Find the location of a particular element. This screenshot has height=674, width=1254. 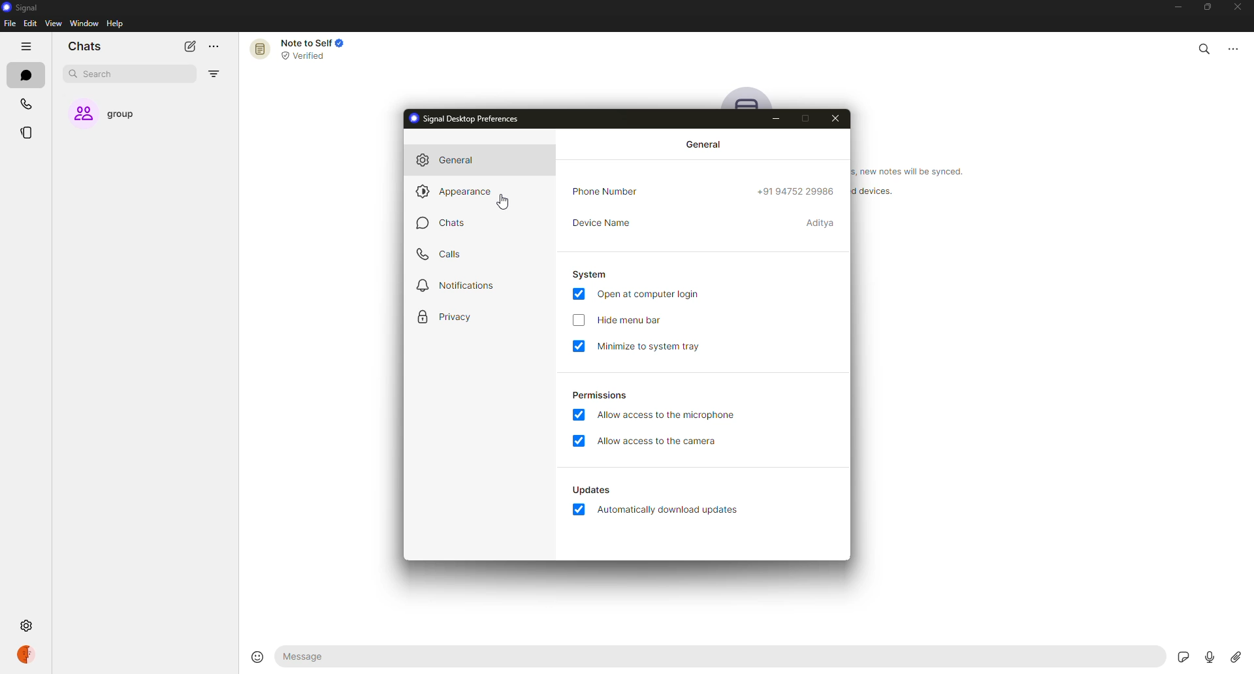

emoji is located at coordinates (253, 655).